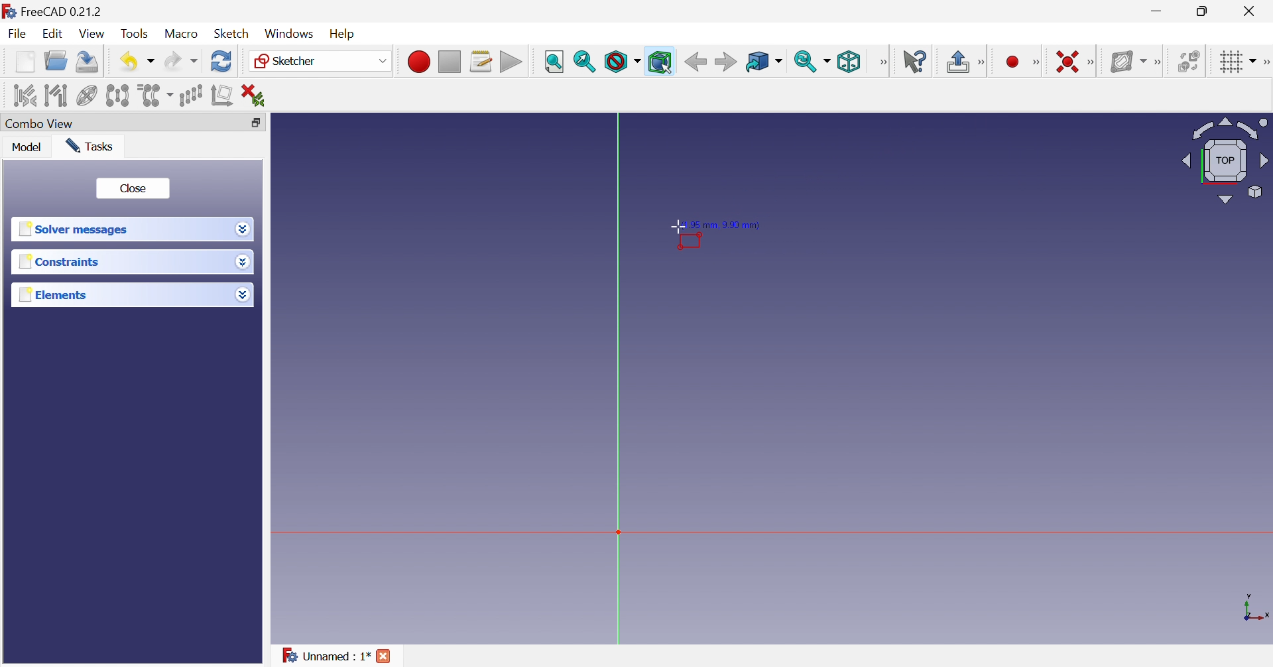  What do you see at coordinates (721, 225) in the screenshot?
I see `1.95 mm, 9.90 mm)` at bounding box center [721, 225].